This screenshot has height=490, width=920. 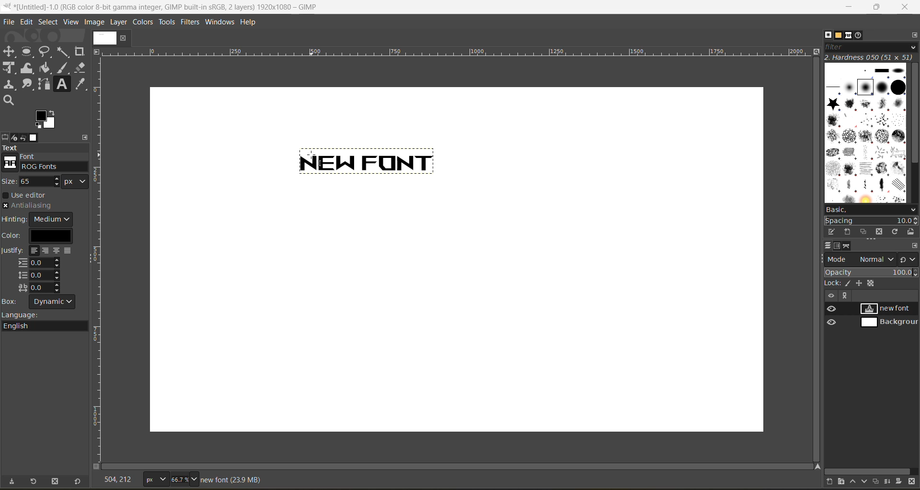 I want to click on tools, so click(x=167, y=22).